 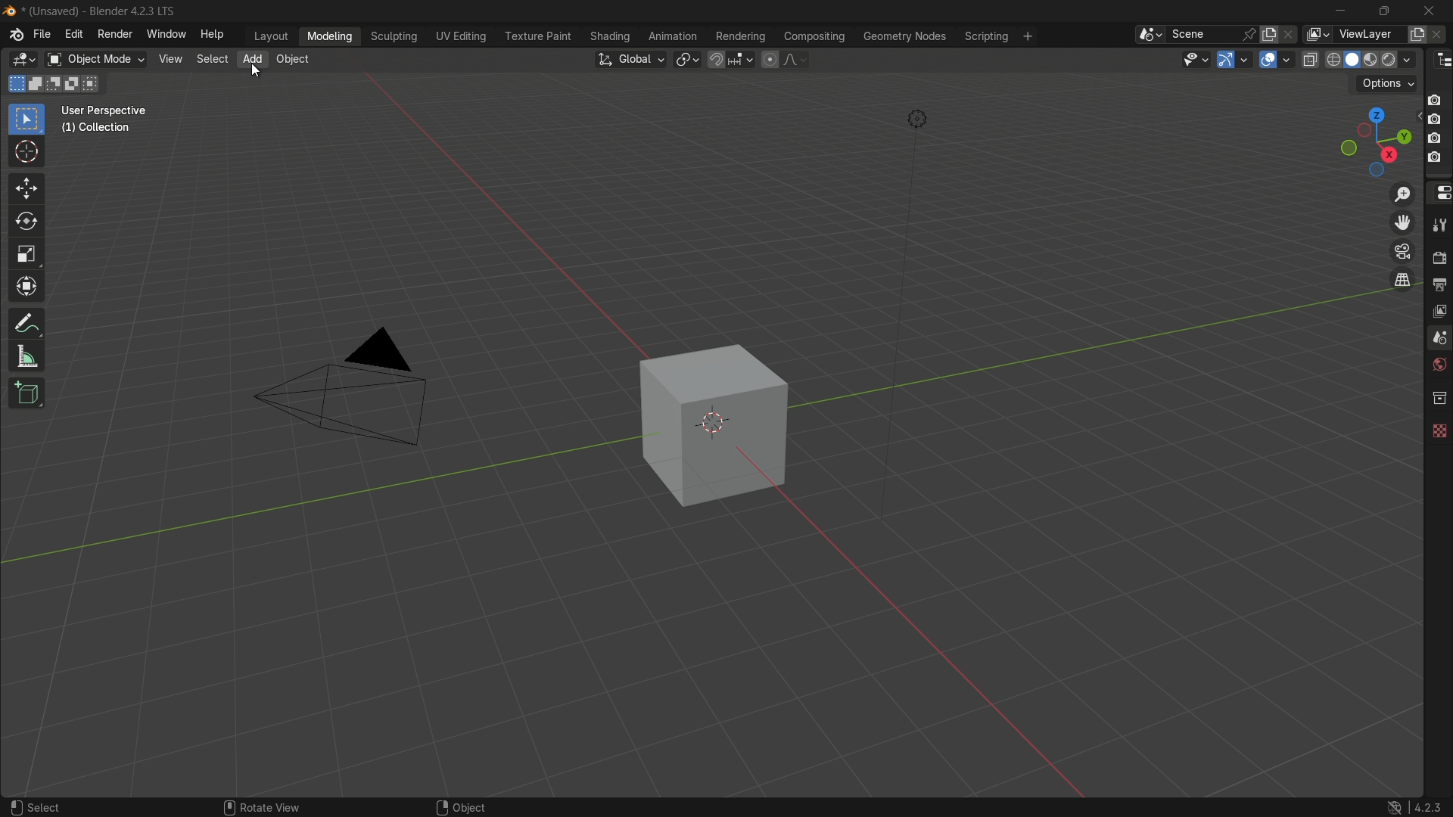 What do you see at coordinates (26, 154) in the screenshot?
I see `cursor` at bounding box center [26, 154].